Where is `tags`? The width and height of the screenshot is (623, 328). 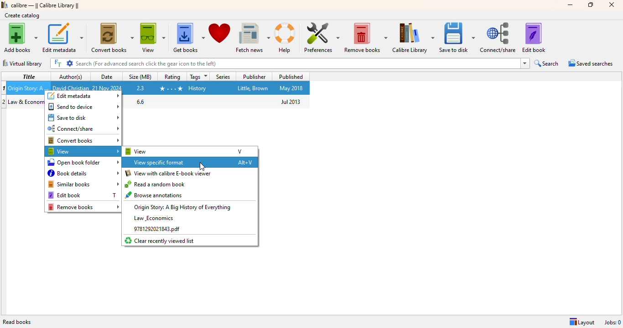 tags is located at coordinates (198, 77).